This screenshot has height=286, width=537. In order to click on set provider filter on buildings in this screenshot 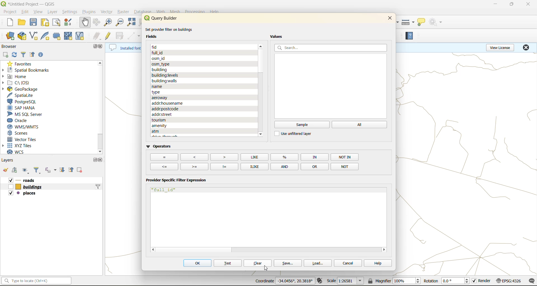, I will do `click(171, 29)`.